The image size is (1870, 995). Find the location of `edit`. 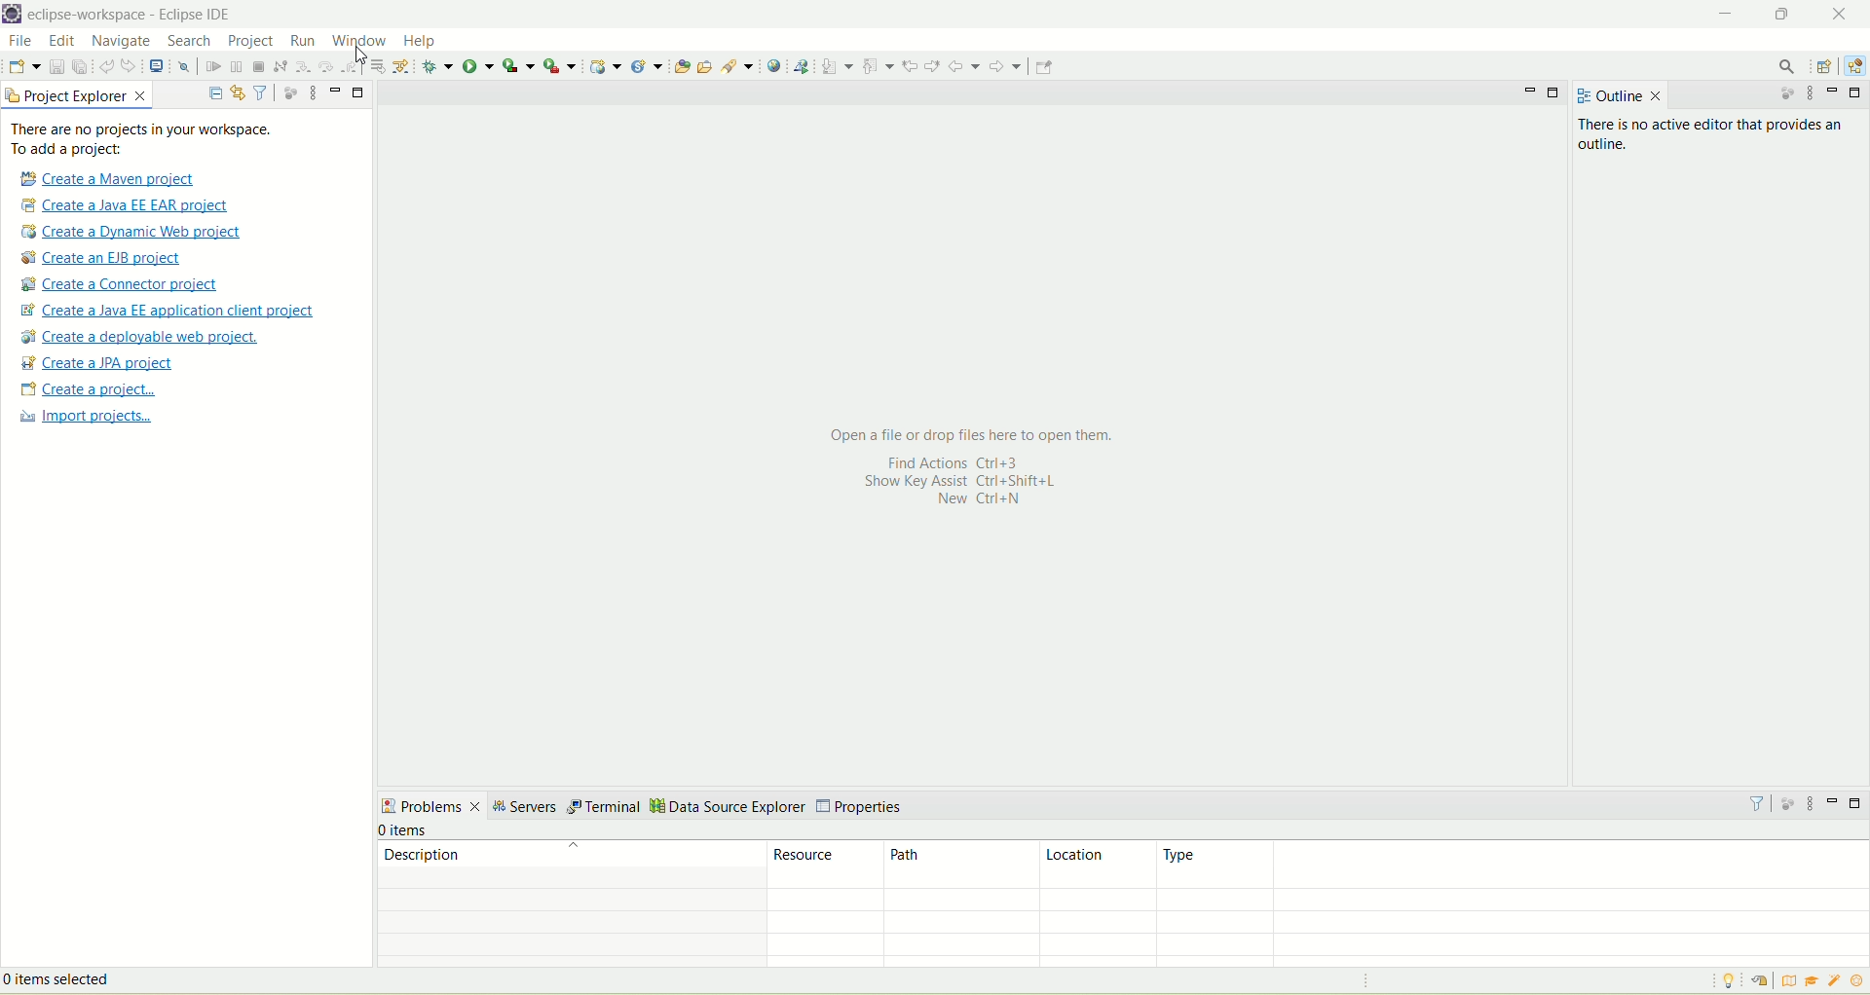

edit is located at coordinates (63, 43).